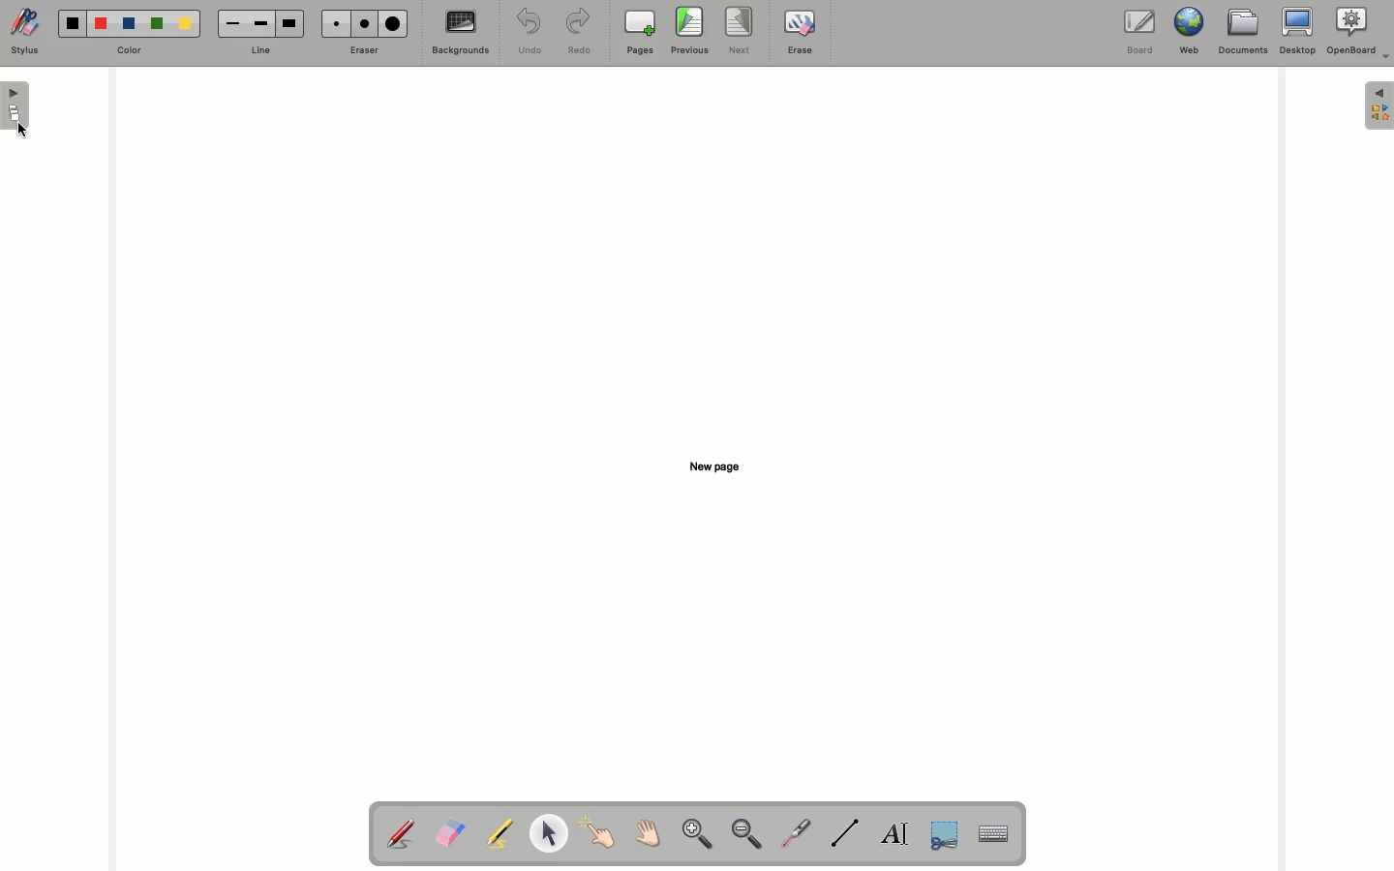 This screenshot has width=1394, height=871. Describe the element at coordinates (260, 23) in the screenshot. I see `Medium line` at that location.